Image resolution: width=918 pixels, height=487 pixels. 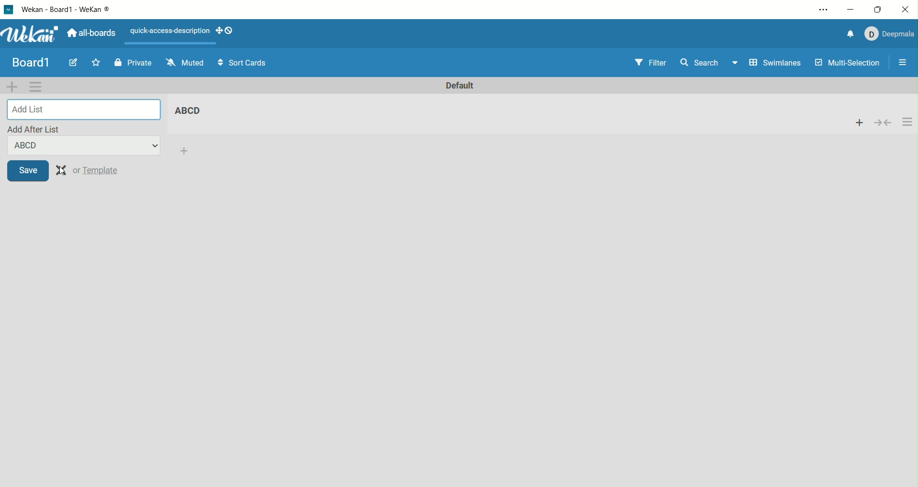 I want to click on collapse, so click(x=883, y=123).